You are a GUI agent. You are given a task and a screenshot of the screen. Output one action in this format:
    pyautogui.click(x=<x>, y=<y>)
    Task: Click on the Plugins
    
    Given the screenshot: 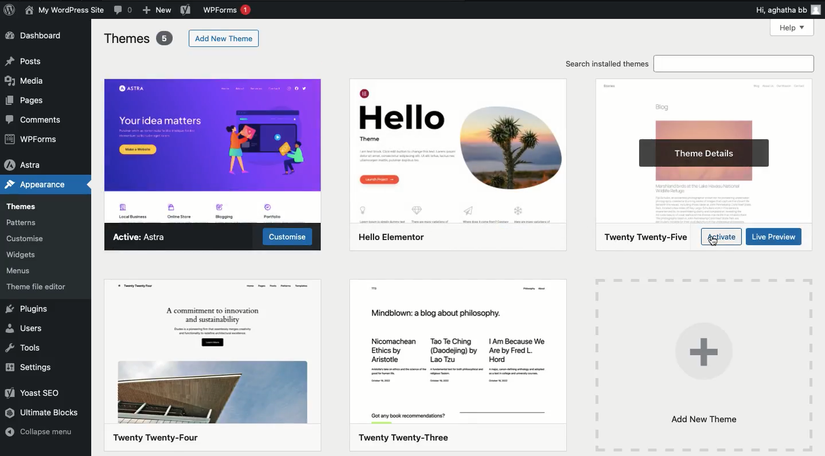 What is the action you would take?
    pyautogui.click(x=30, y=308)
    